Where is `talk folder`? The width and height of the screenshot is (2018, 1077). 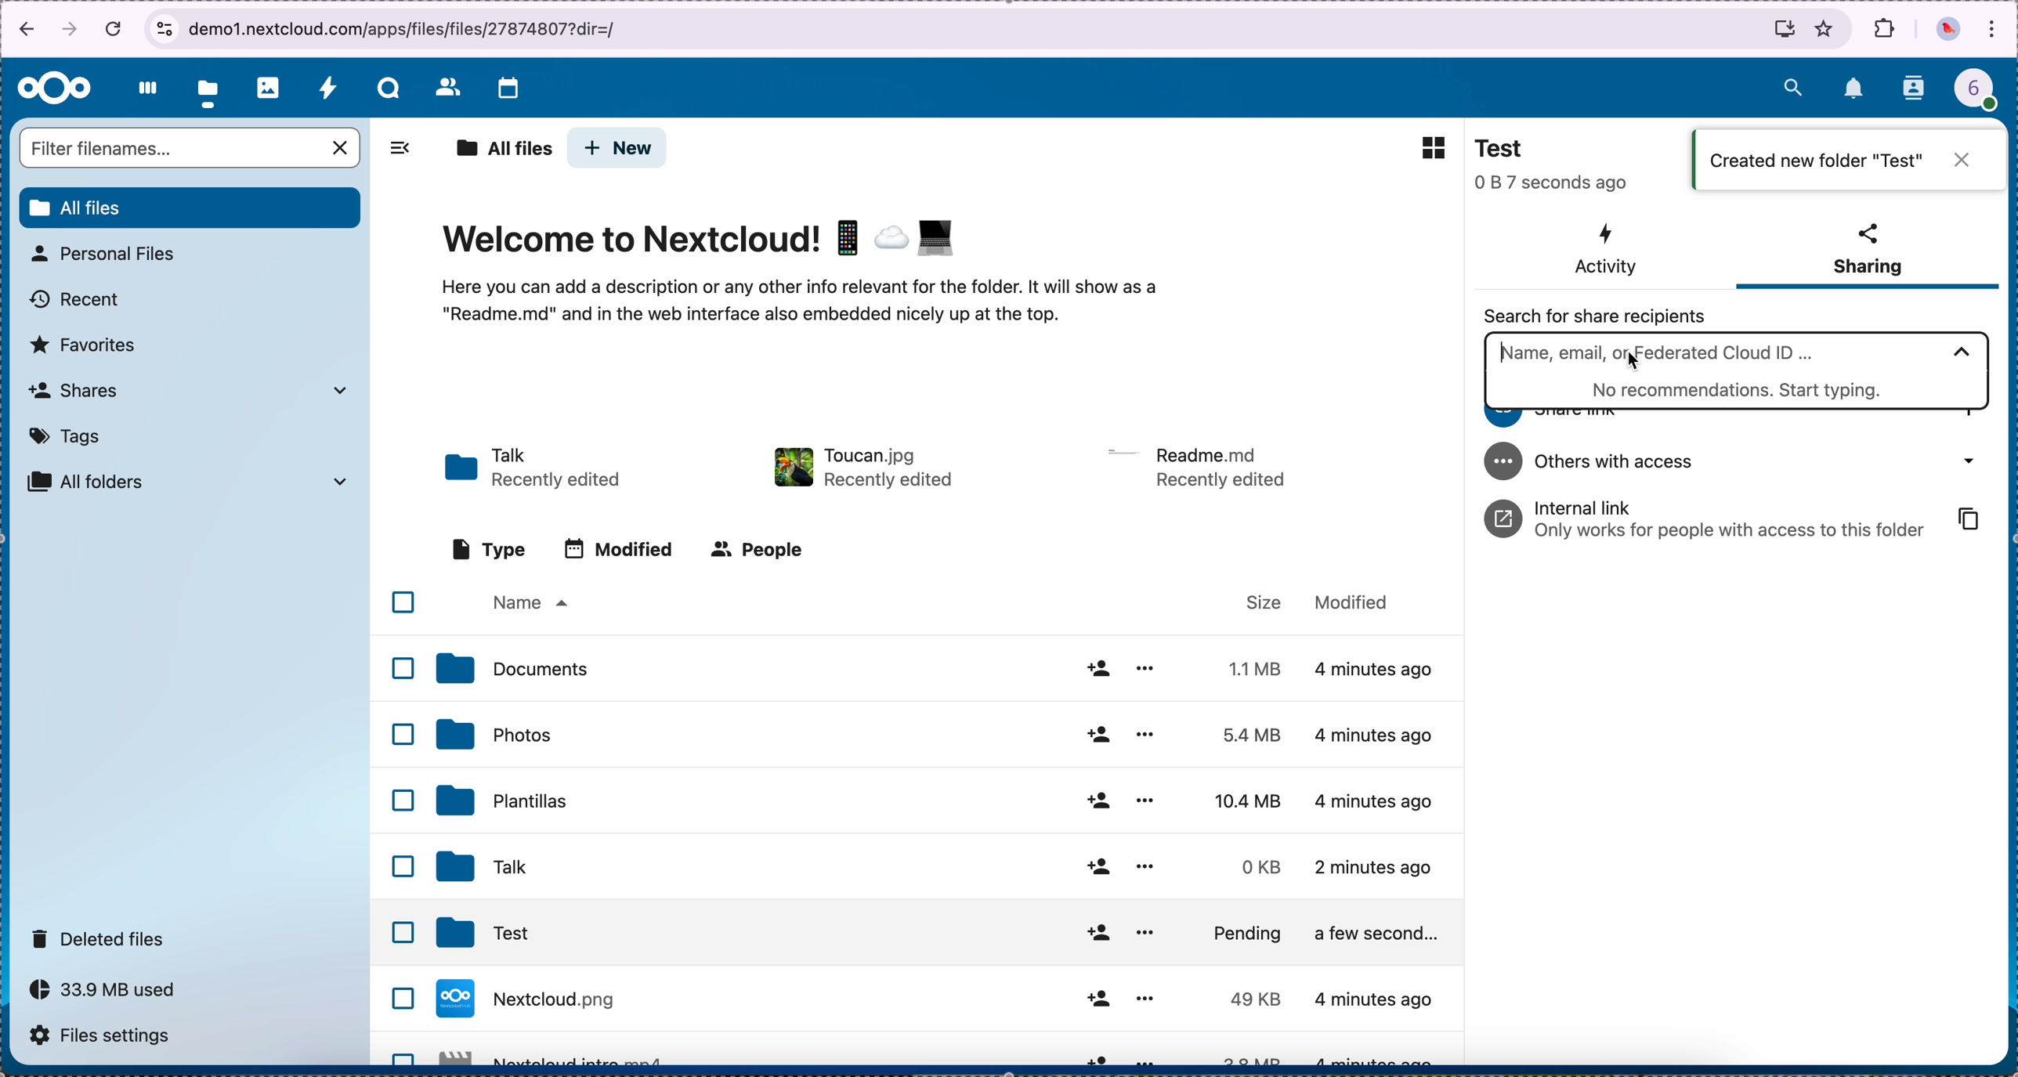
talk folder is located at coordinates (536, 469).